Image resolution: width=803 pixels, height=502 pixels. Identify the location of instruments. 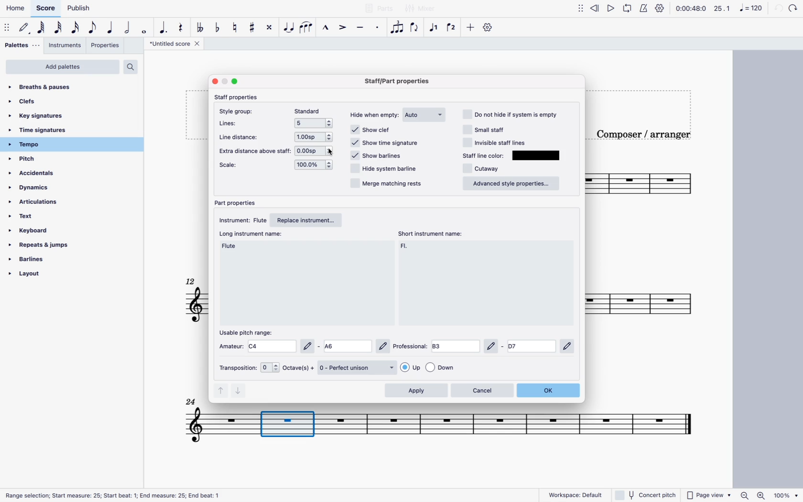
(65, 46).